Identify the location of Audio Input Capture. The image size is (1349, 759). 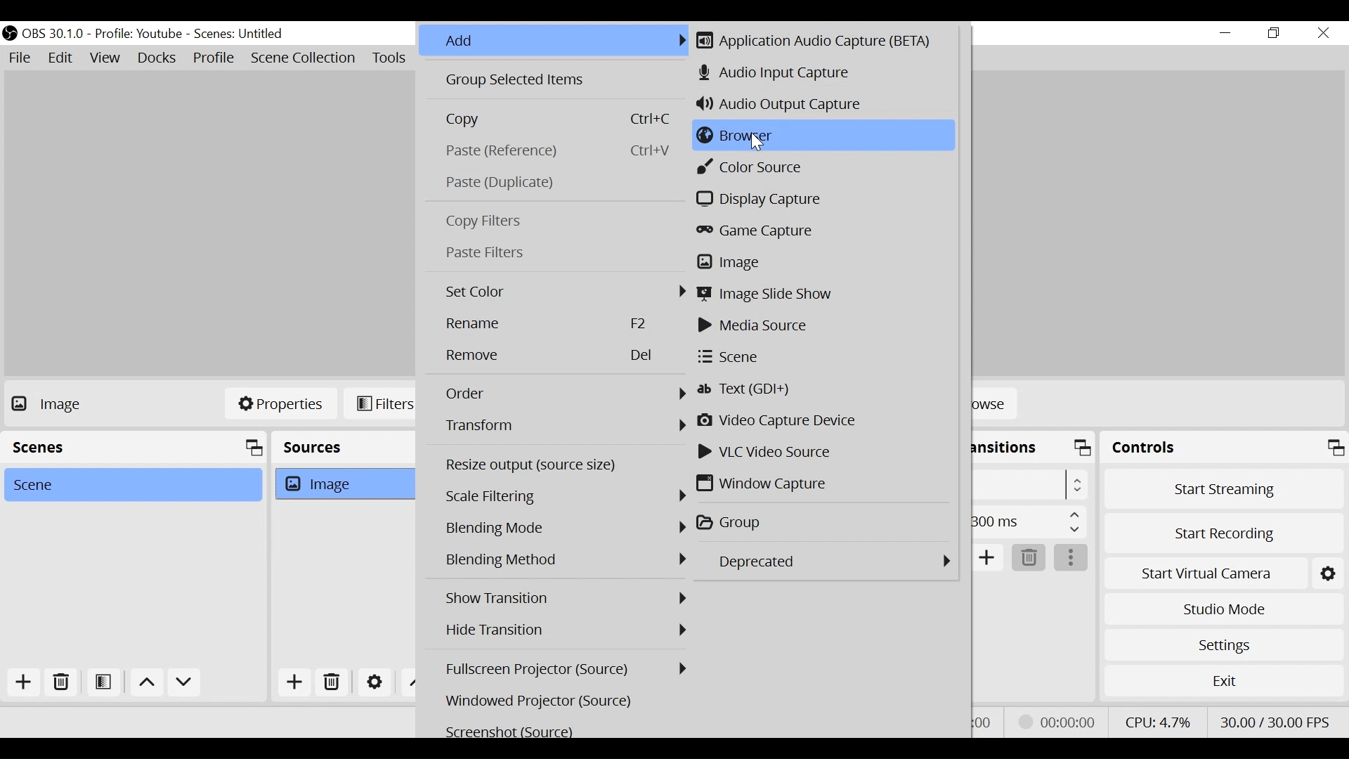
(828, 74).